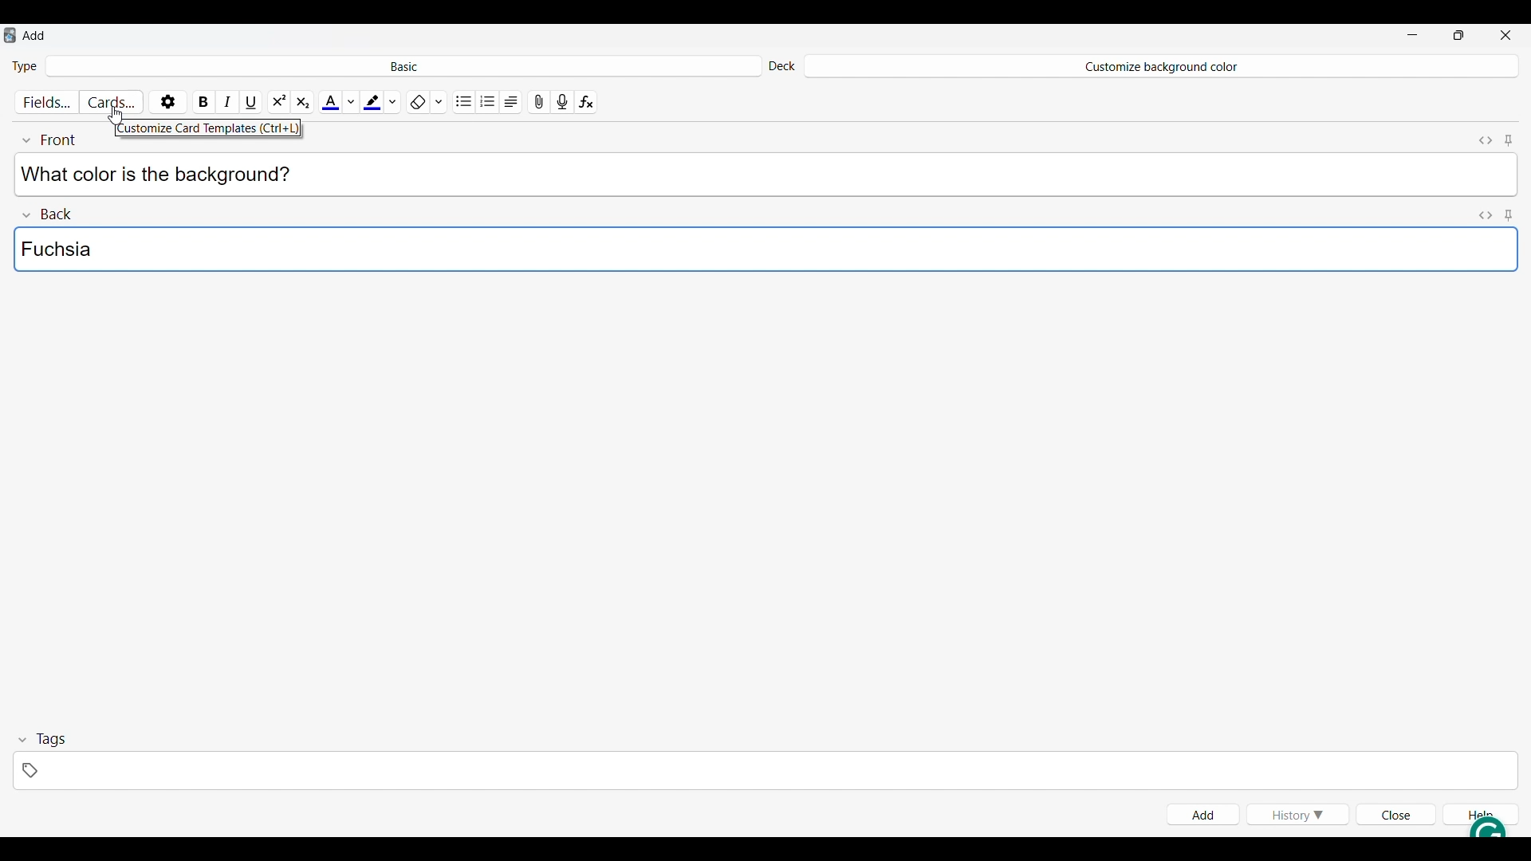 The height and width of the screenshot is (861, 1531). What do you see at coordinates (465, 100) in the screenshot?
I see `Unordered list` at bounding box center [465, 100].